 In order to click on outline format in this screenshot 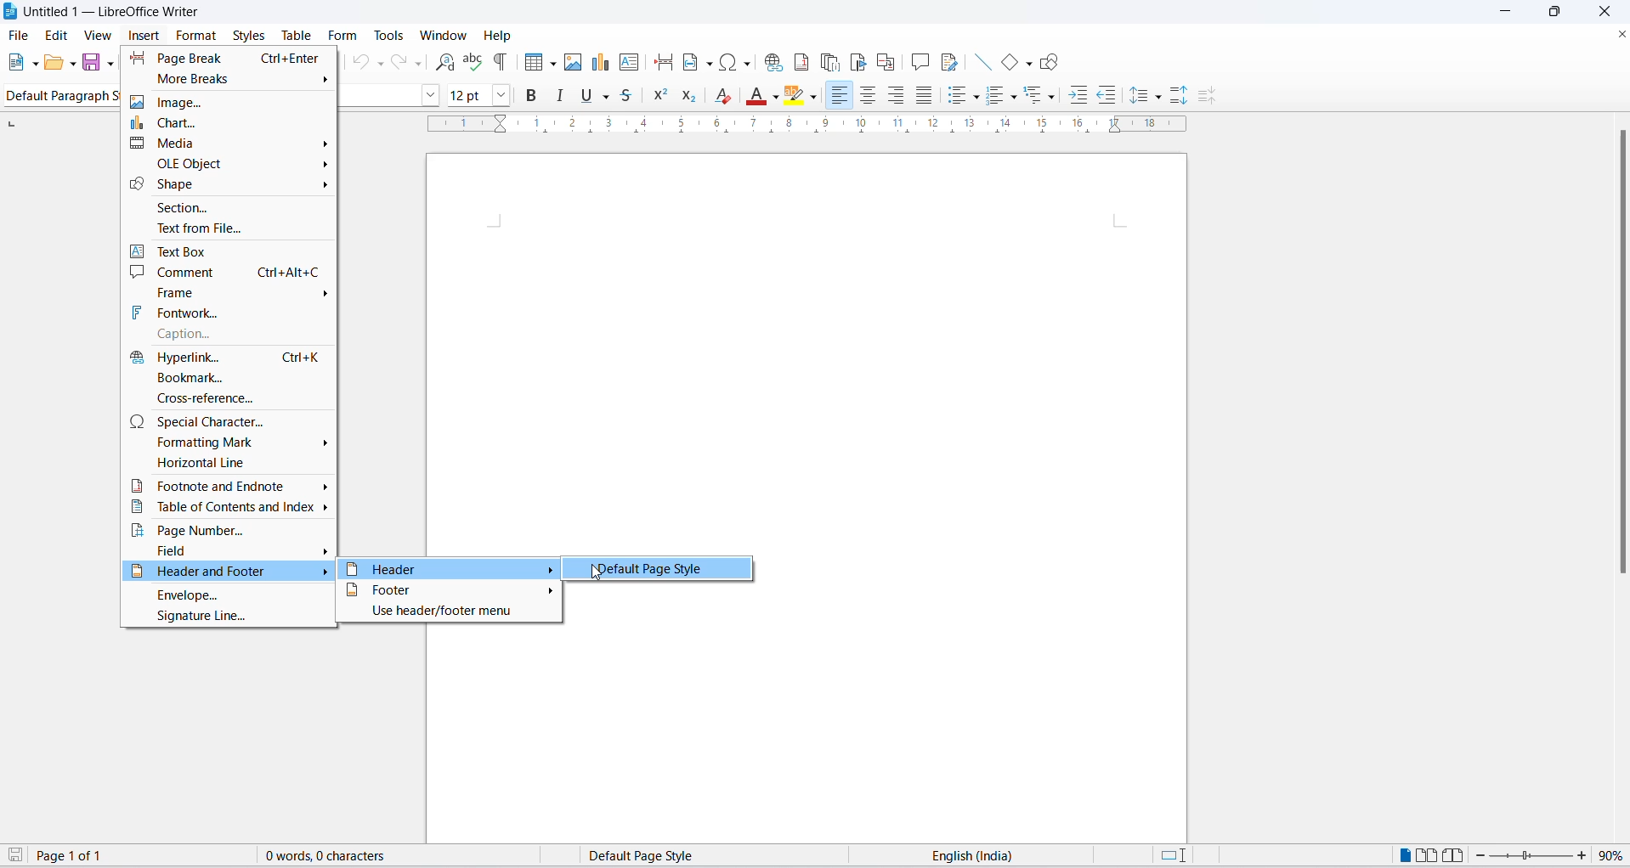, I will do `click(1038, 98)`.